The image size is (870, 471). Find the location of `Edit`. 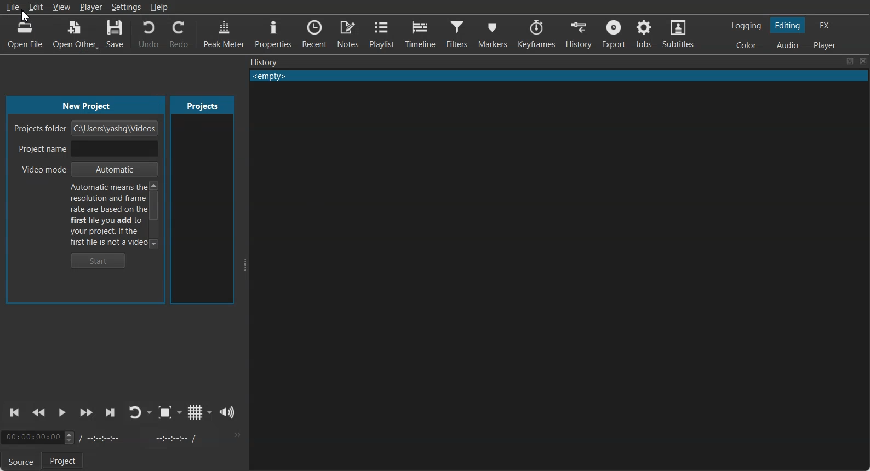

Edit is located at coordinates (36, 7).